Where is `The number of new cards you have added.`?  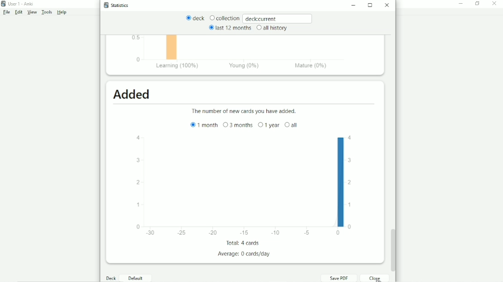
The number of new cards you have added. is located at coordinates (246, 110).